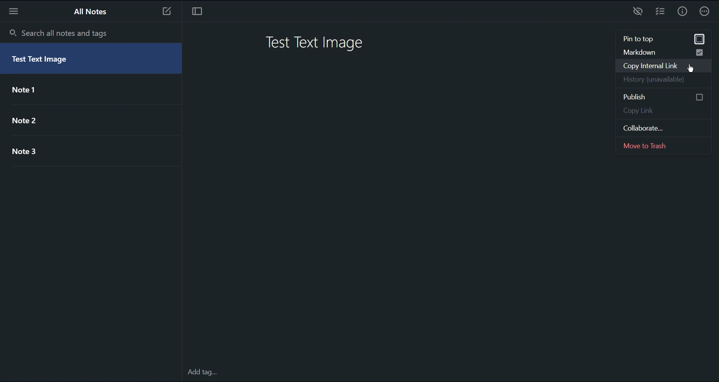 Image resolution: width=719 pixels, height=382 pixels. What do you see at coordinates (661, 111) in the screenshot?
I see `Copy Link` at bounding box center [661, 111].